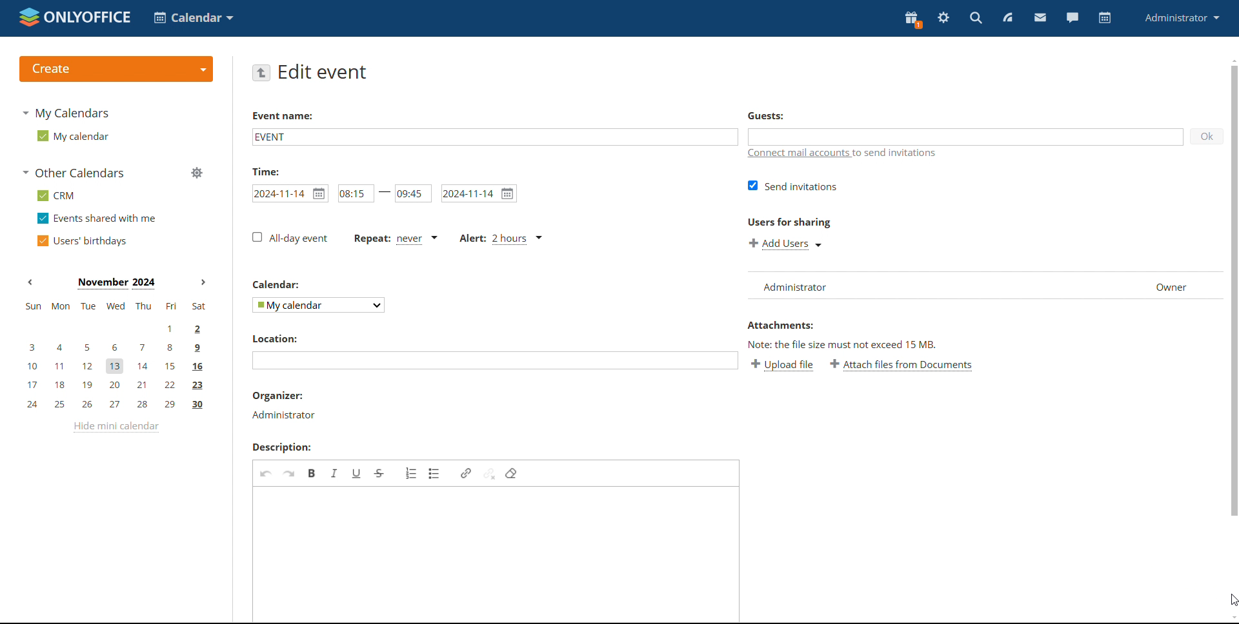 This screenshot has height=624, width=1239. What do you see at coordinates (479, 194) in the screenshot?
I see `end date` at bounding box center [479, 194].